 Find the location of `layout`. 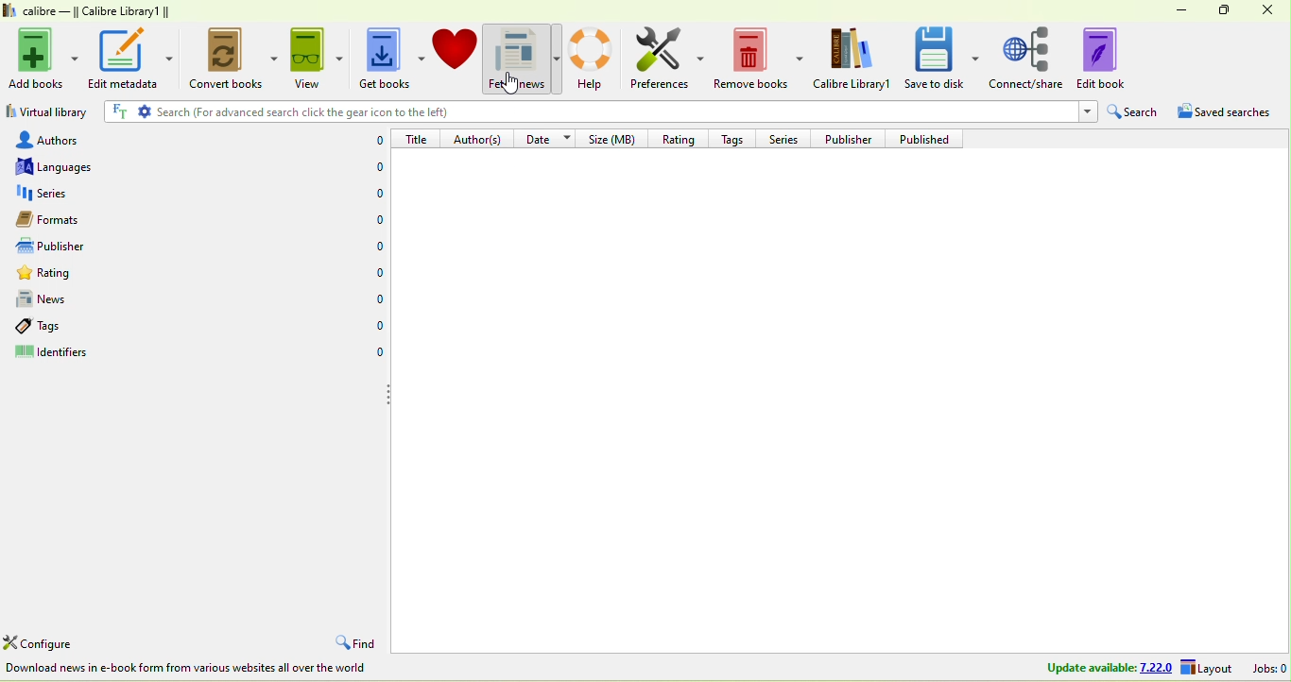

layout is located at coordinates (1208, 666).